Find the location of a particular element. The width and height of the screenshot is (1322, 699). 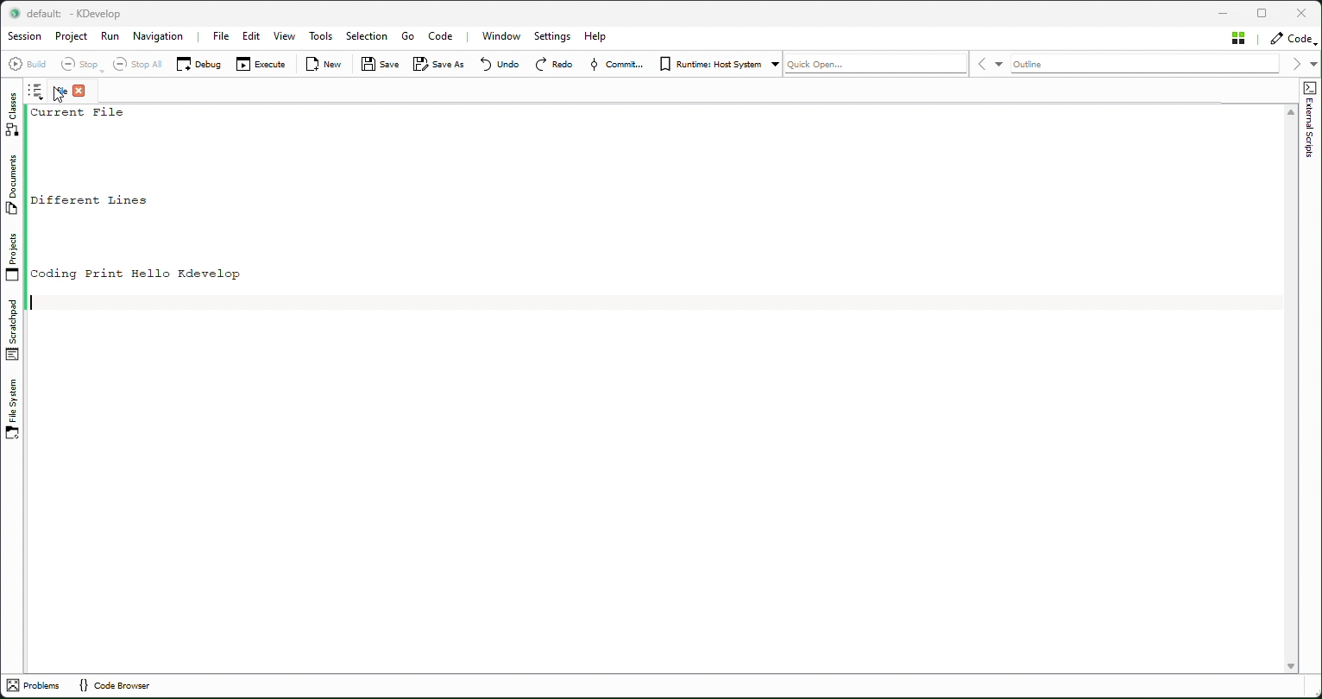

Current File  Different Line   Coding Print Hello KDevelop is located at coordinates (653, 386).